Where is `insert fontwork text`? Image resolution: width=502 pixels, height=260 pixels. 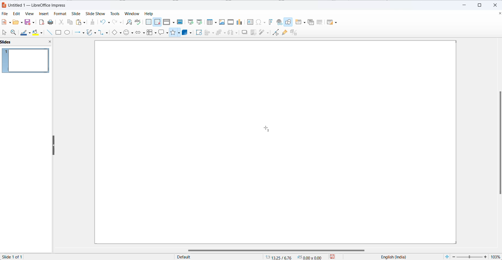
insert fontwork text is located at coordinates (270, 22).